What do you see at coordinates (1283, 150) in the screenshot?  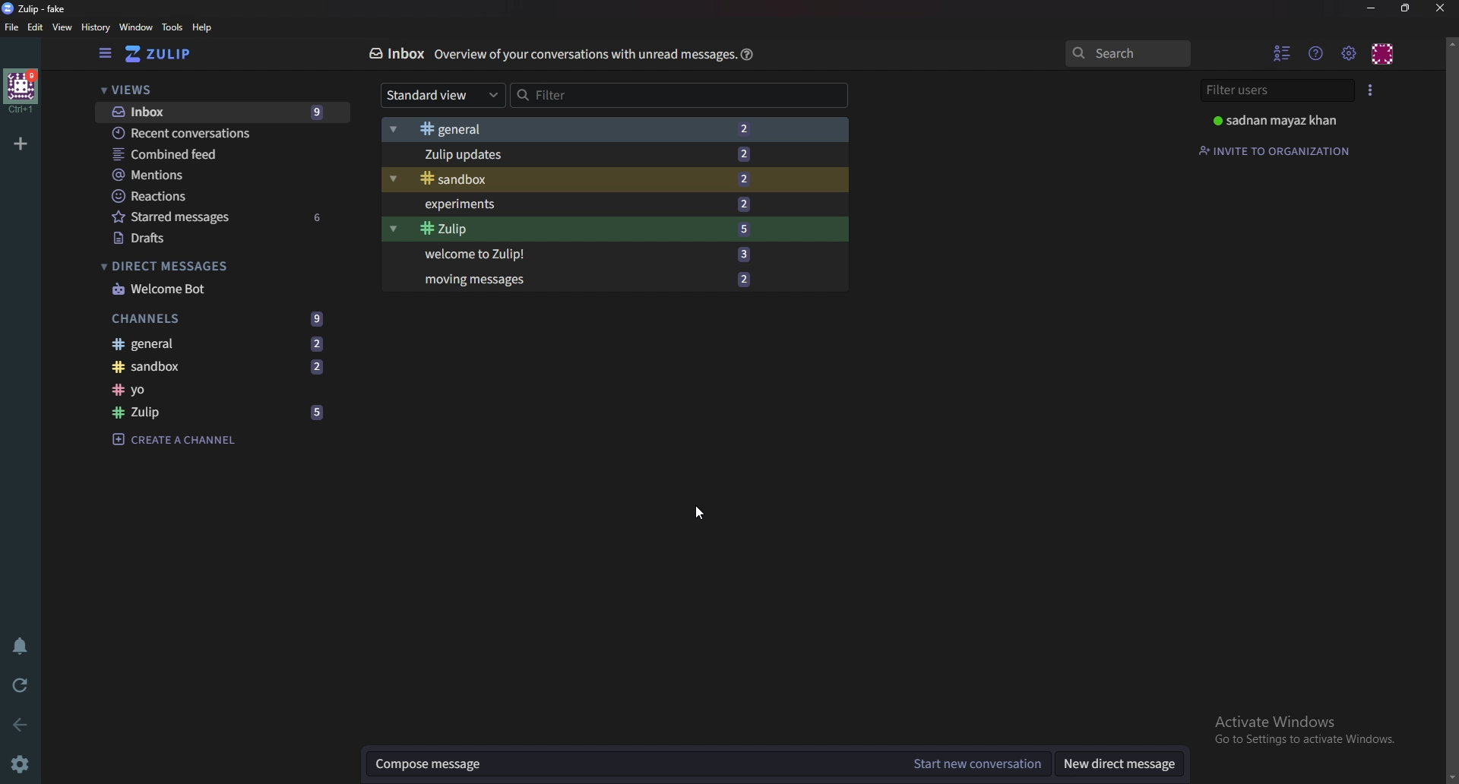 I see `Invite to organization` at bounding box center [1283, 150].